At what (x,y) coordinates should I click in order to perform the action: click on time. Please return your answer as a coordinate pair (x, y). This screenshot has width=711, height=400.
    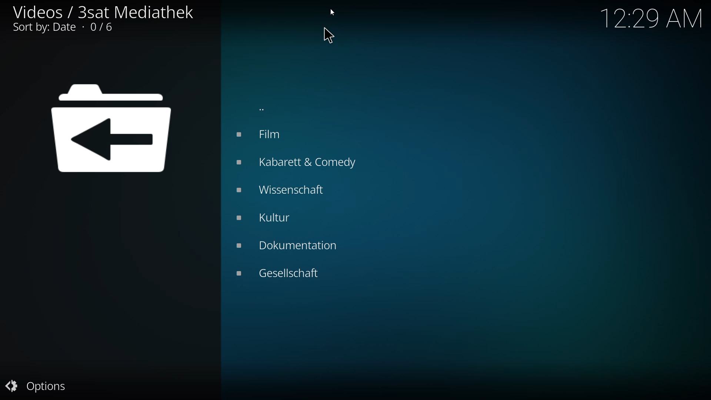
    Looking at the image, I should click on (654, 18).